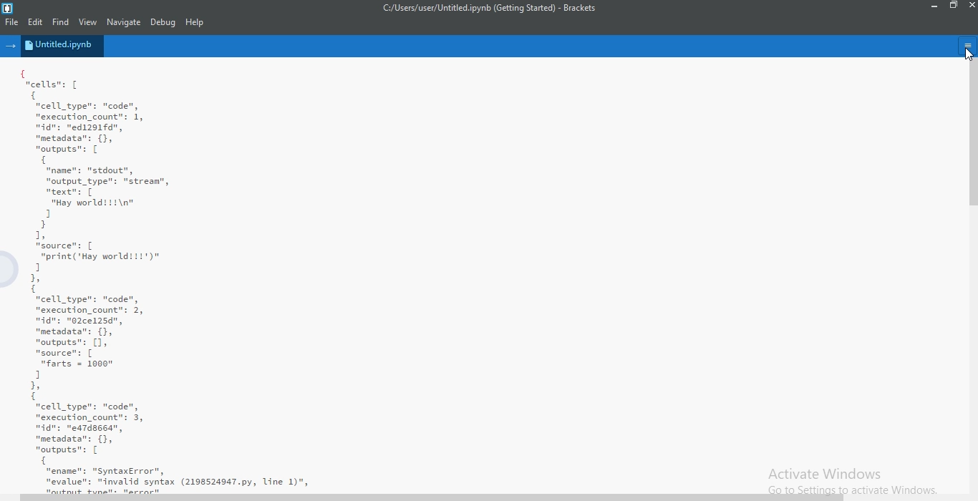  I want to click on Edit, so click(38, 22).